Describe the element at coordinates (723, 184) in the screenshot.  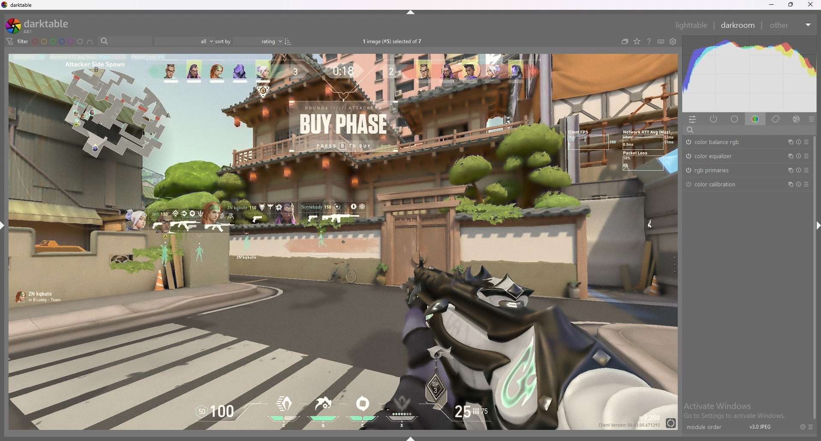
I see `color calibration` at that location.